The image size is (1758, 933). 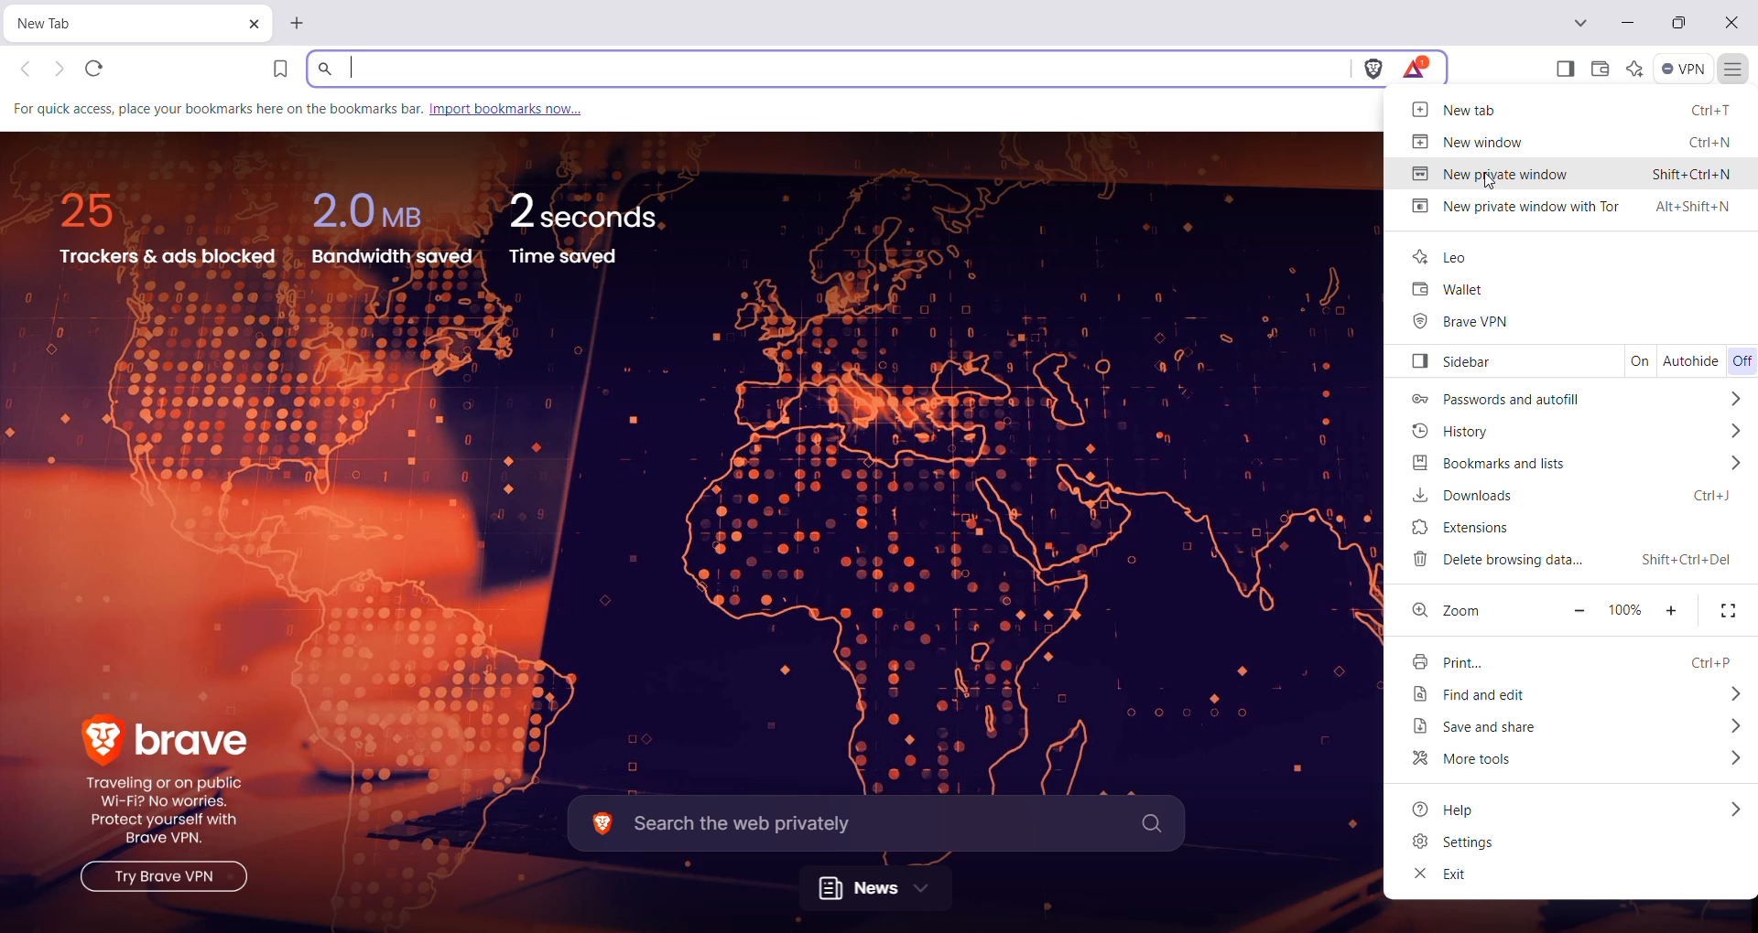 What do you see at coordinates (1450, 291) in the screenshot?
I see `Wallet` at bounding box center [1450, 291].